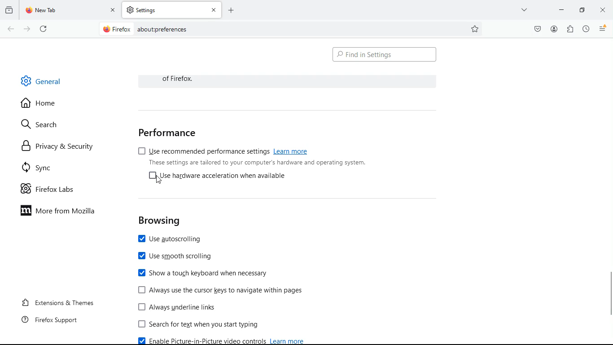 The height and width of the screenshot is (345, 613). What do you see at coordinates (173, 239) in the screenshot?
I see `use autoscrolling` at bounding box center [173, 239].